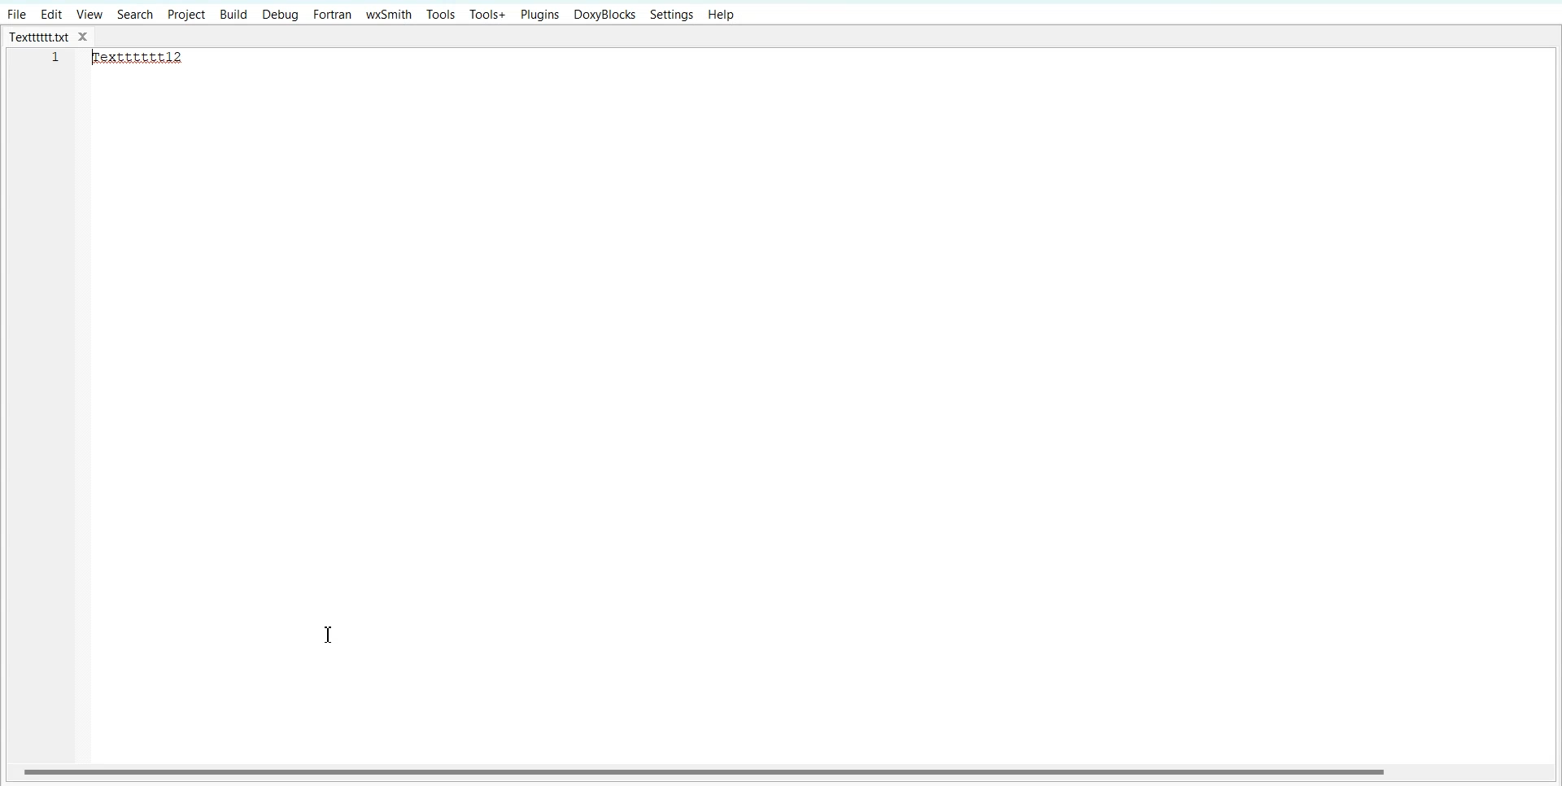 The image size is (1562, 786). What do you see at coordinates (604, 15) in the screenshot?
I see `DoxyBlocks` at bounding box center [604, 15].